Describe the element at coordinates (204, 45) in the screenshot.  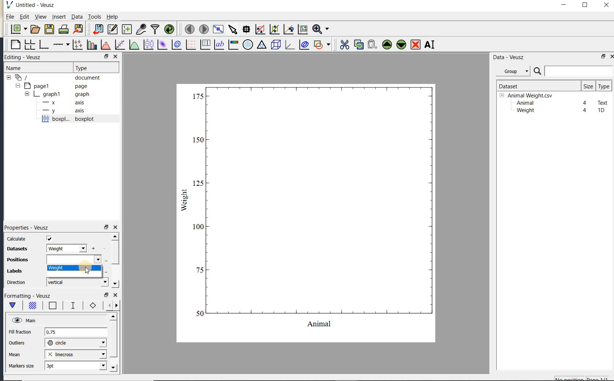
I see `plot key` at that location.